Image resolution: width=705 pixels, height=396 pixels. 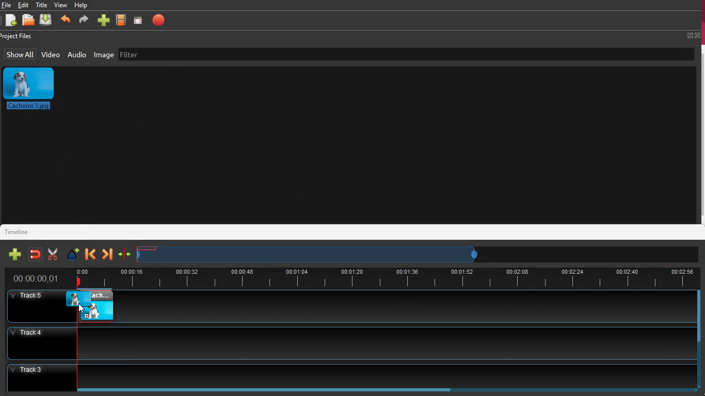 What do you see at coordinates (383, 278) in the screenshot?
I see `time` at bounding box center [383, 278].